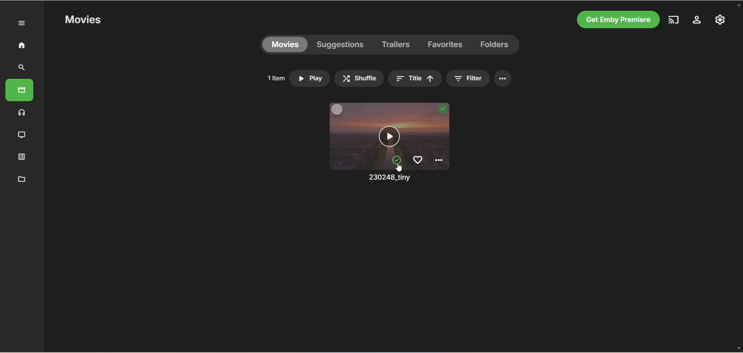 The height and width of the screenshot is (353, 743). Describe the element at coordinates (359, 79) in the screenshot. I see `shuffle` at that location.